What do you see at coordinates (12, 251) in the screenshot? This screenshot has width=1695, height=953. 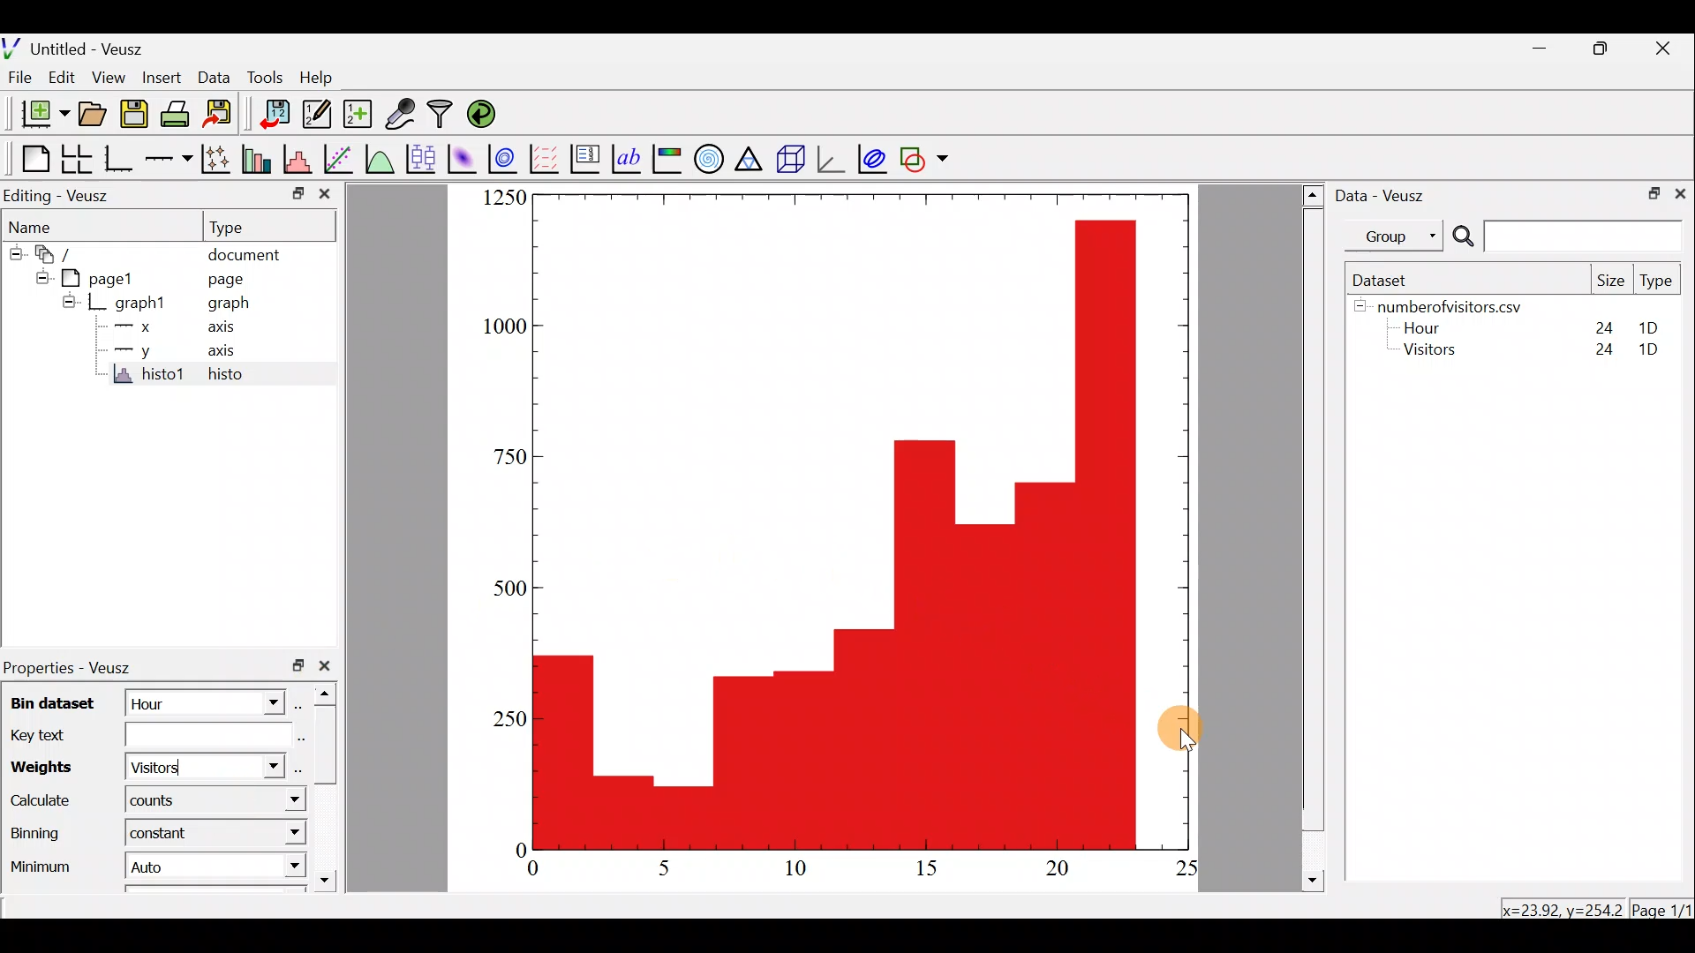 I see `hide sub menu` at bounding box center [12, 251].